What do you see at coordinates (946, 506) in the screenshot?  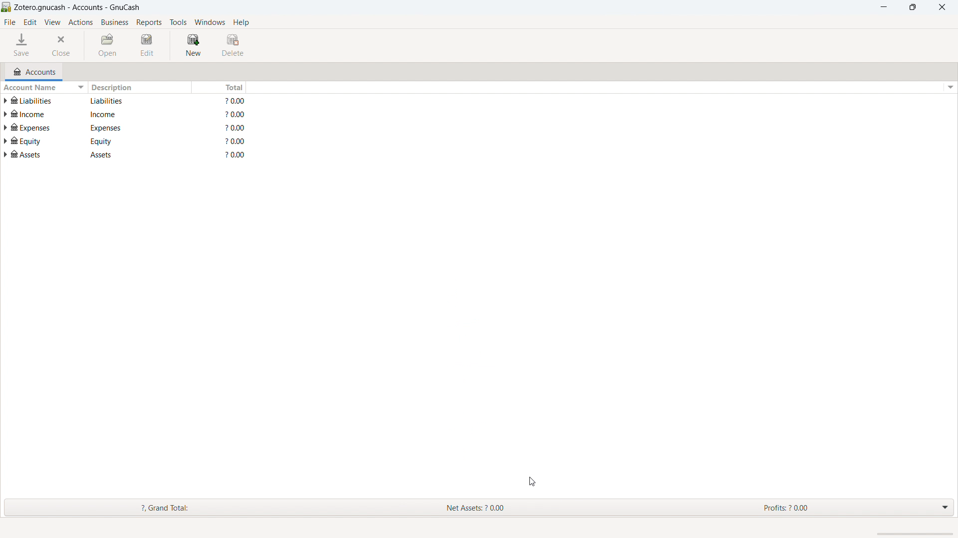 I see `drop down menu` at bounding box center [946, 506].